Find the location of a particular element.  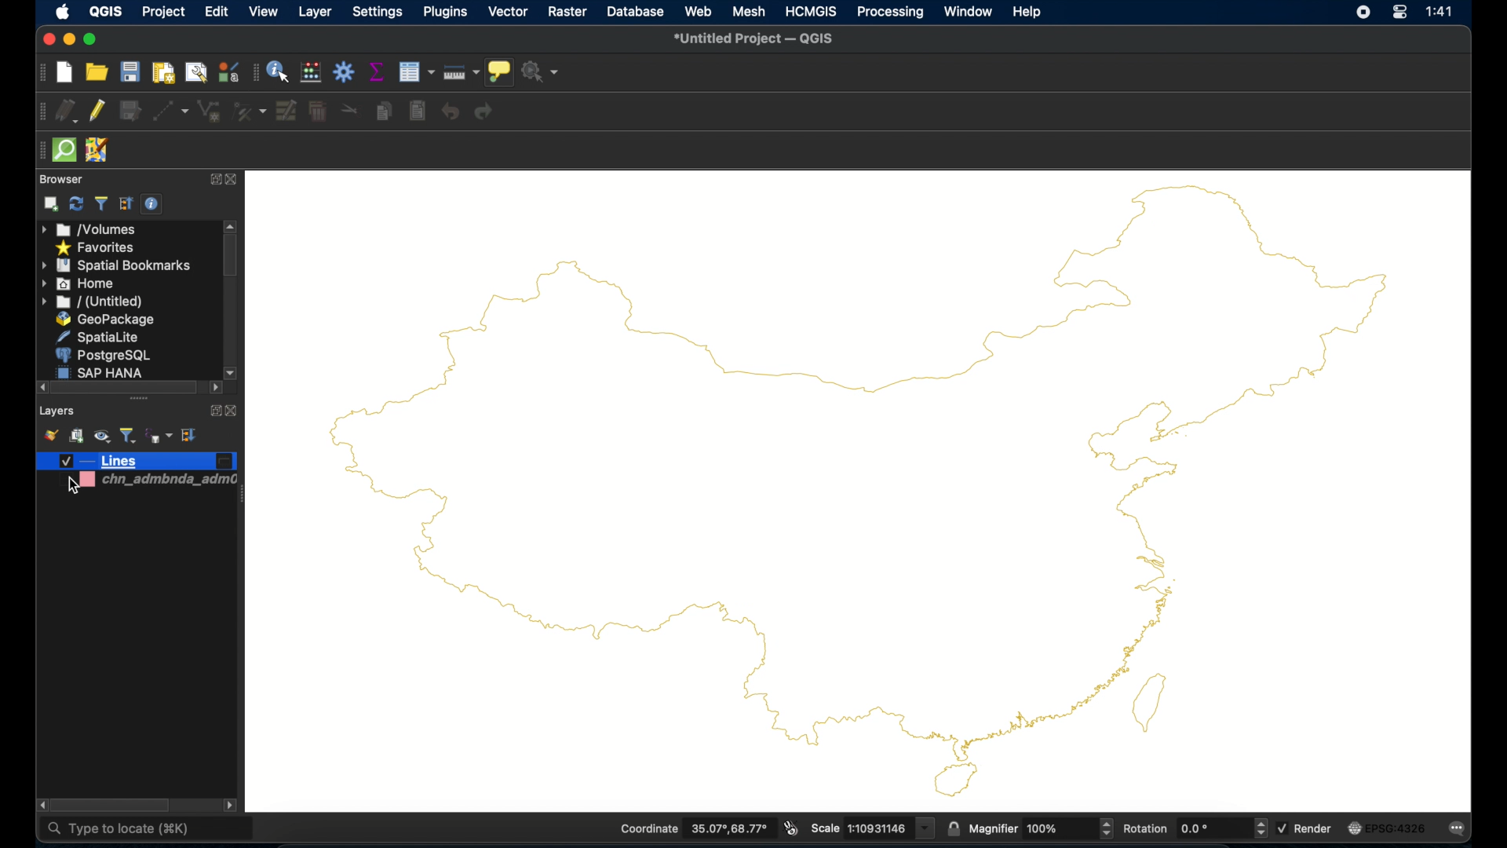

delete selected is located at coordinates (317, 111).